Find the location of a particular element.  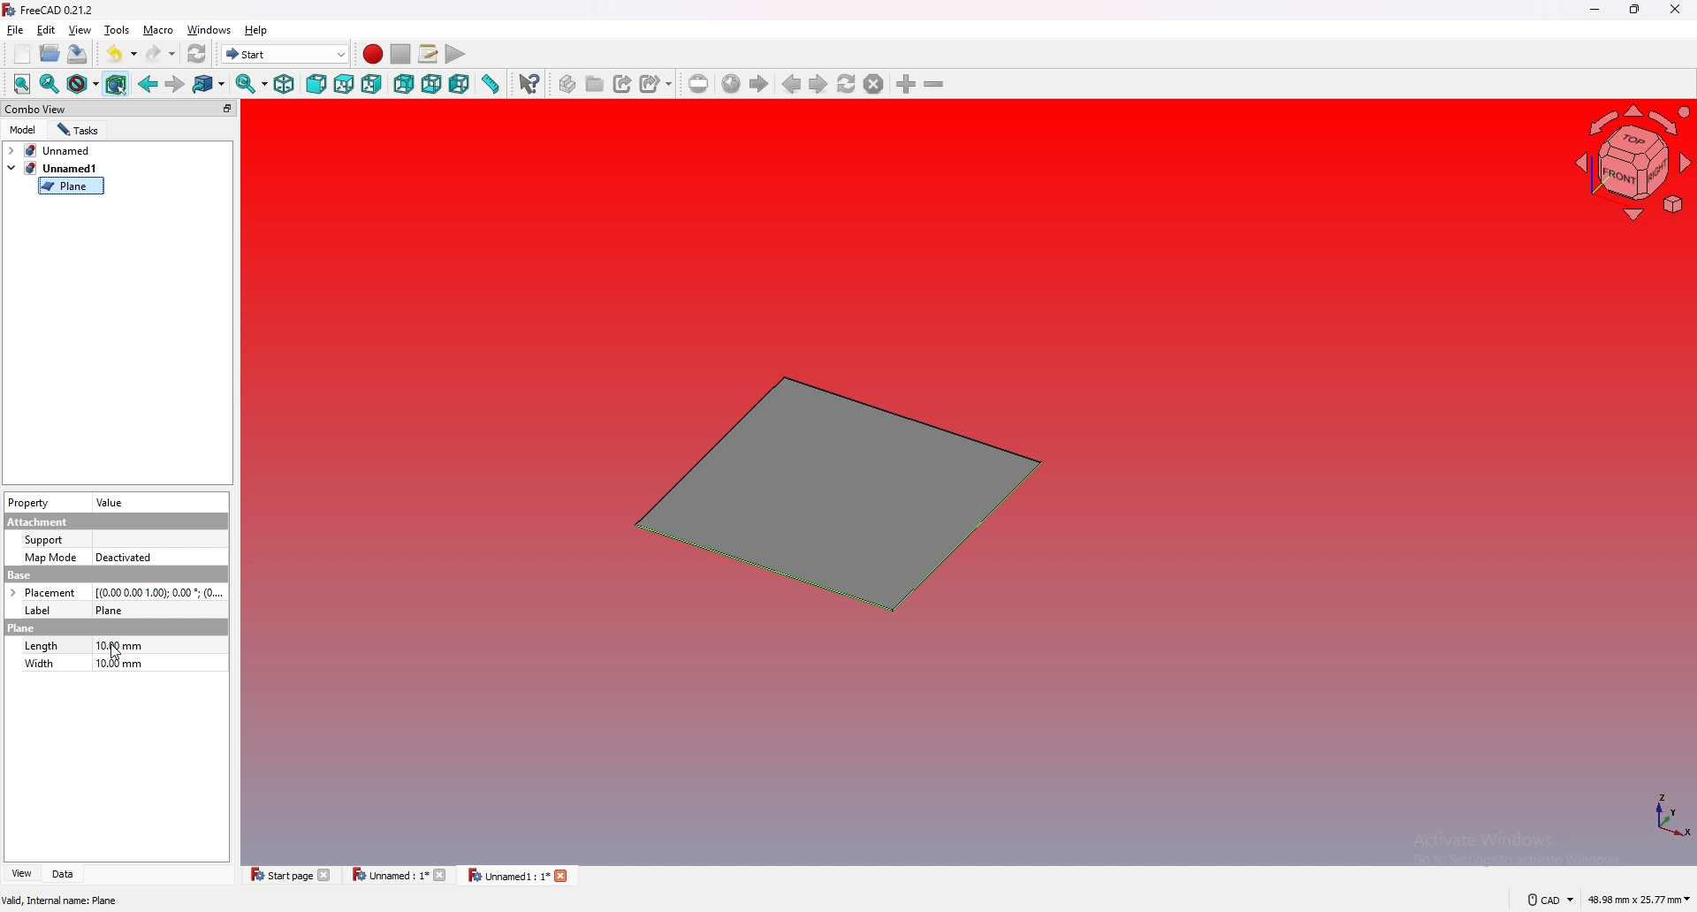

start is located at coordinates (285, 53).